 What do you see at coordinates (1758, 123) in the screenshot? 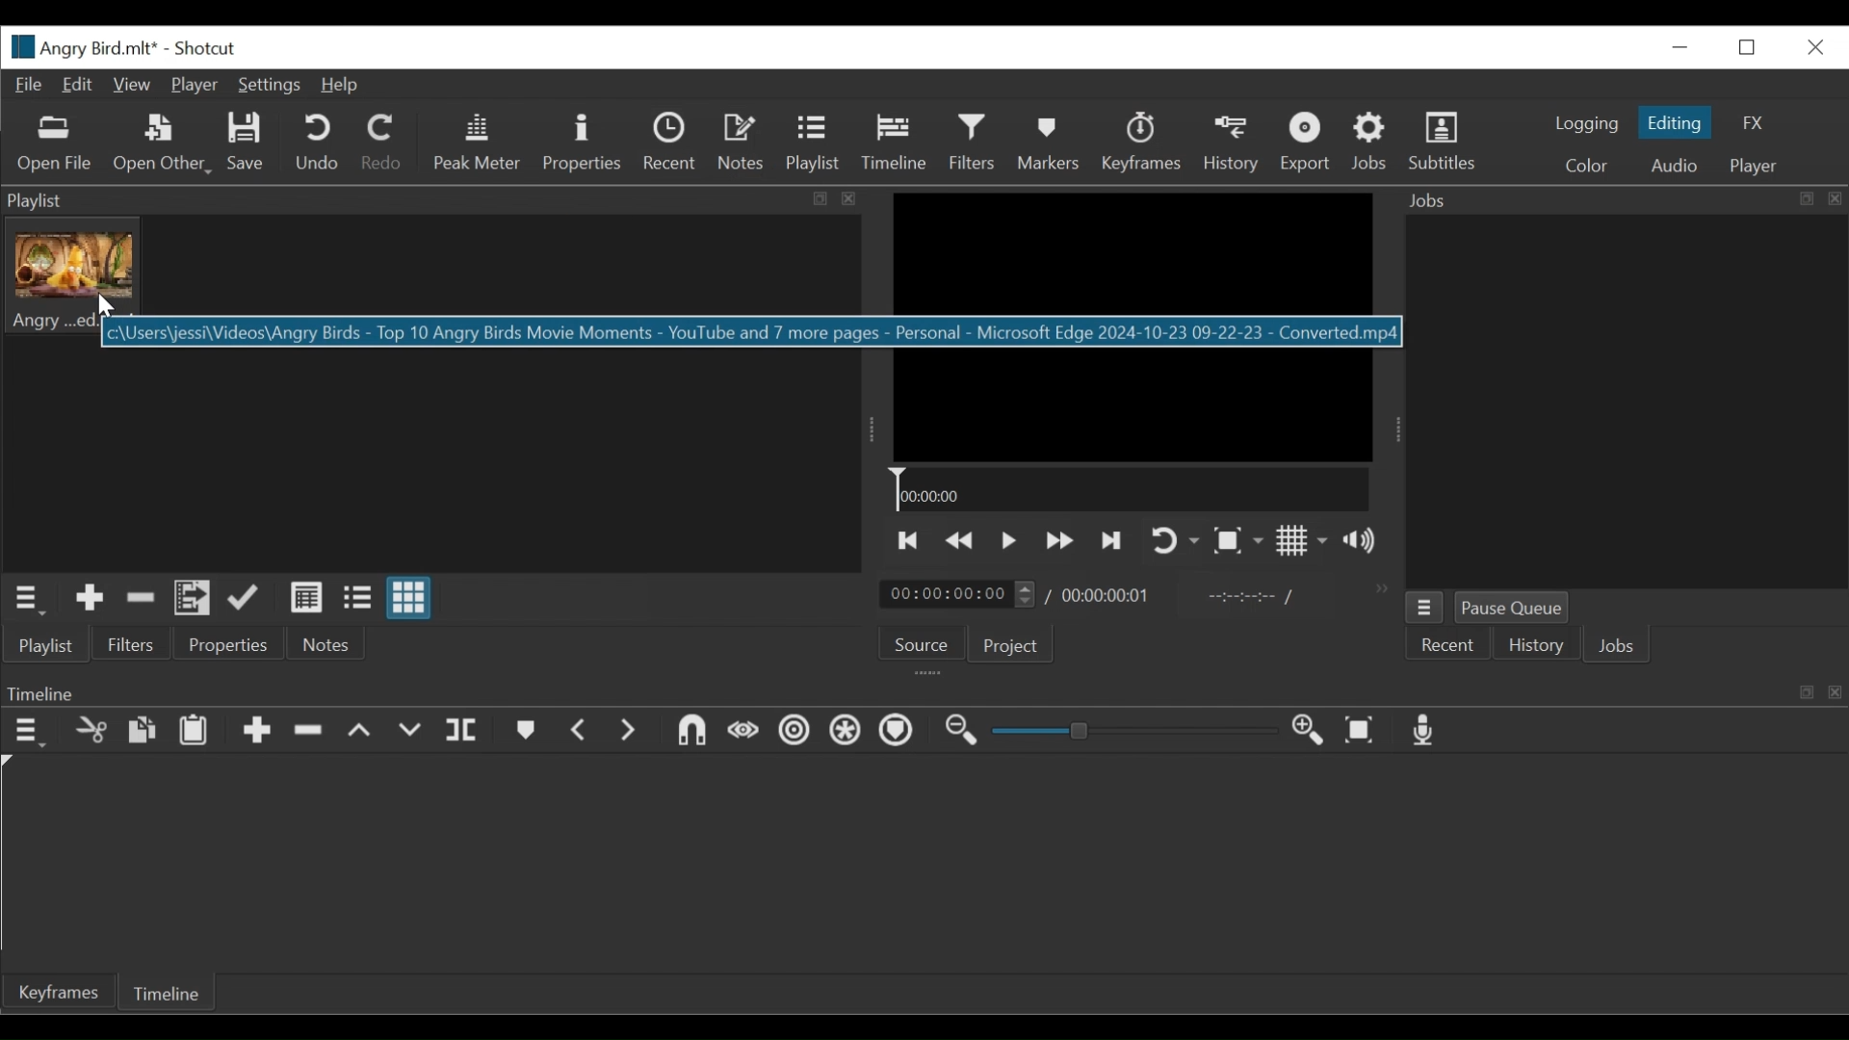
I see `FX` at bounding box center [1758, 123].